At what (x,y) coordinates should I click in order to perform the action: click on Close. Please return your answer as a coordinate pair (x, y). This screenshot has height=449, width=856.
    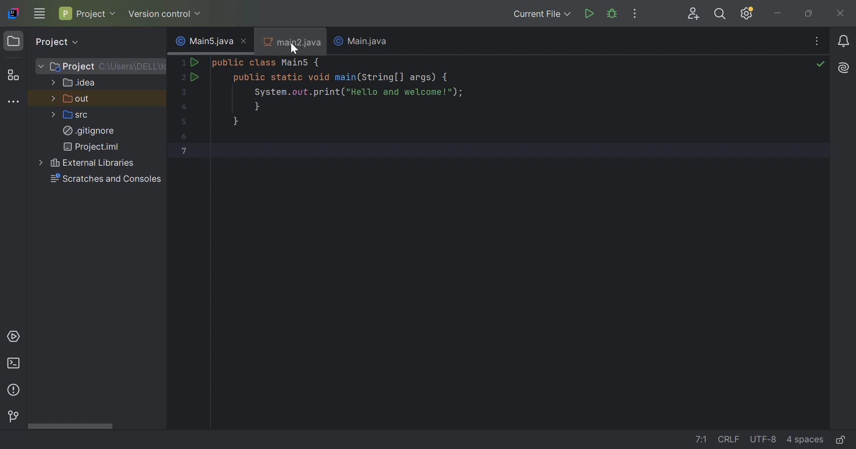
    Looking at the image, I should click on (841, 14).